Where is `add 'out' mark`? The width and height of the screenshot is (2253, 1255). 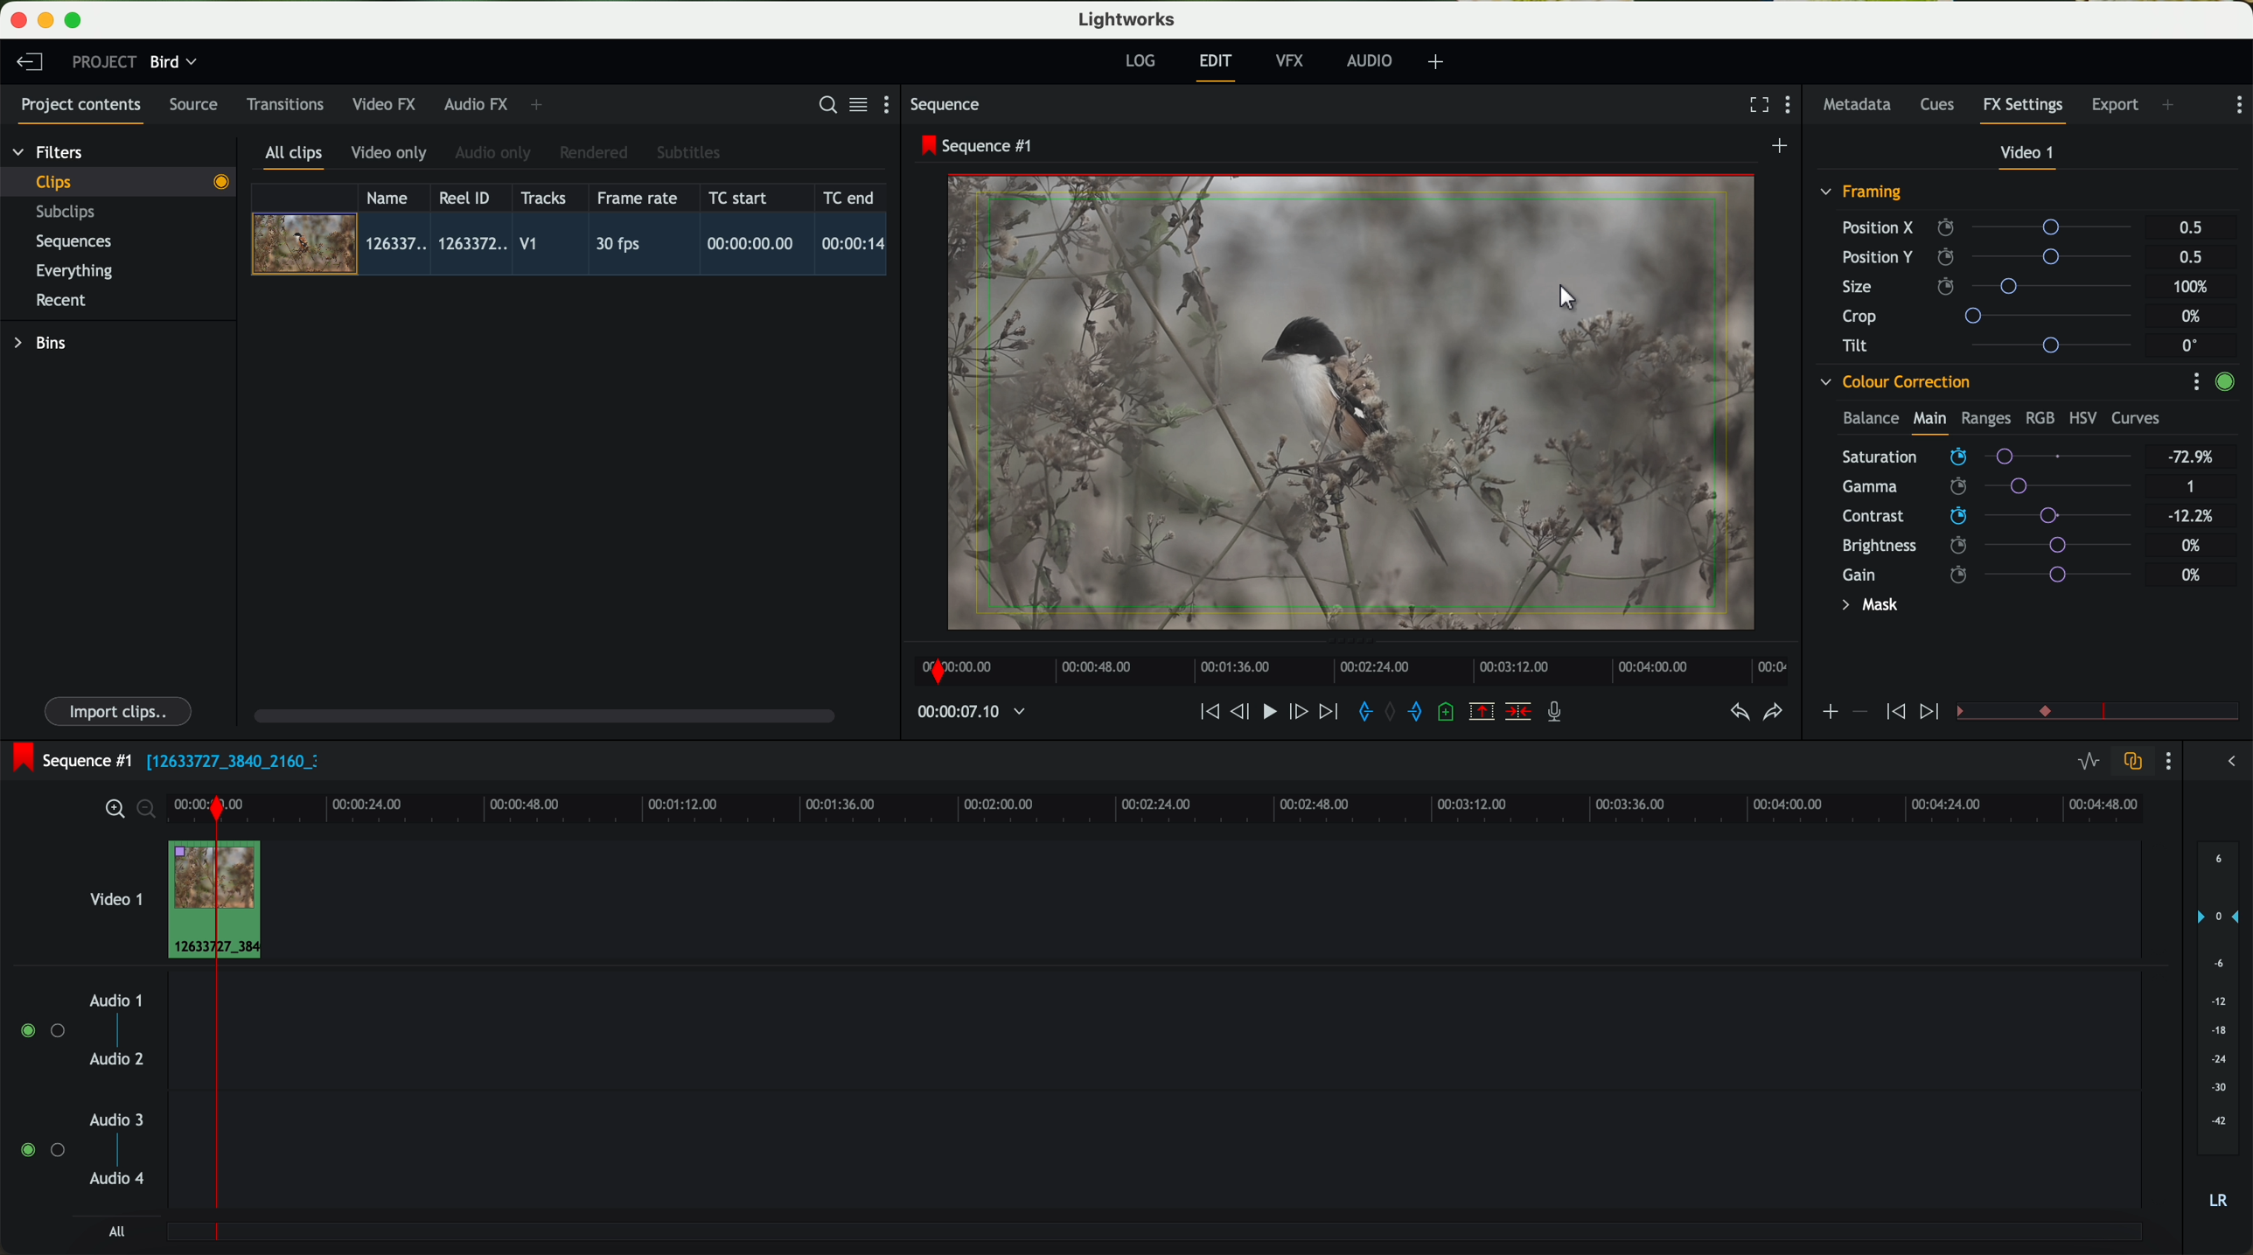 add 'out' mark is located at coordinates (1424, 710).